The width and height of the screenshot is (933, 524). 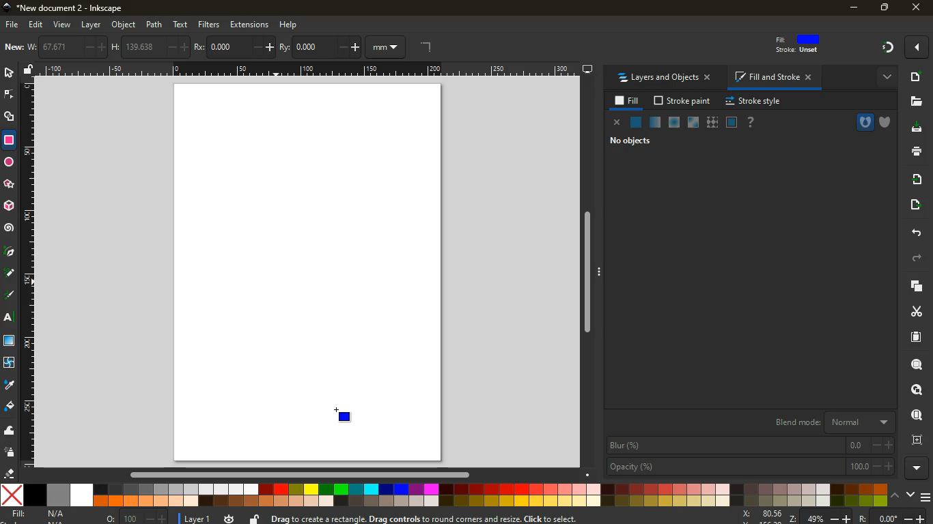 I want to click on rectangle tool, so click(x=10, y=142).